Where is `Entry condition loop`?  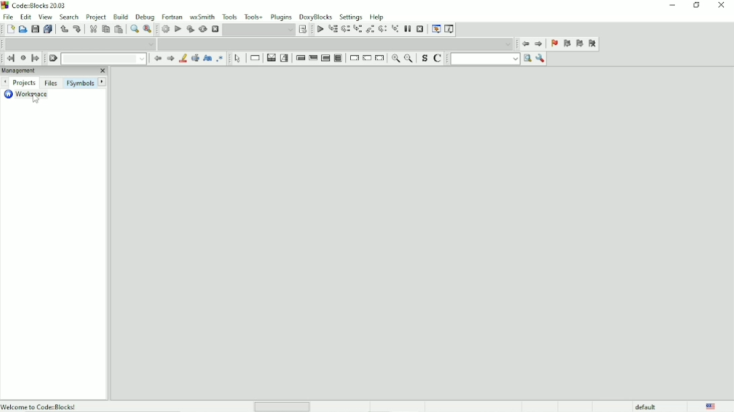
Entry condition loop is located at coordinates (300, 58).